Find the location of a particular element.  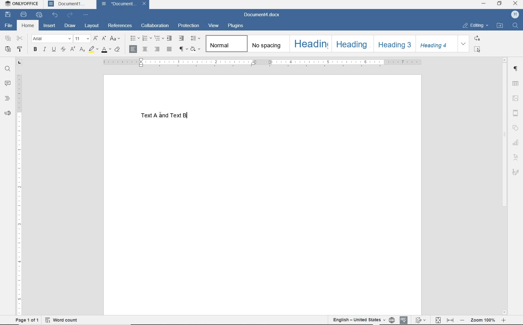

STRIKETHROUGH is located at coordinates (63, 50).